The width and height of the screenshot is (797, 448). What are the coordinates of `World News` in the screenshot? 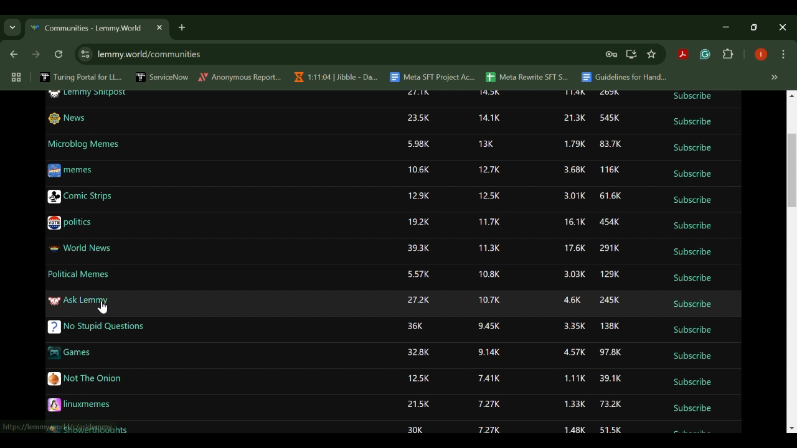 It's located at (79, 248).